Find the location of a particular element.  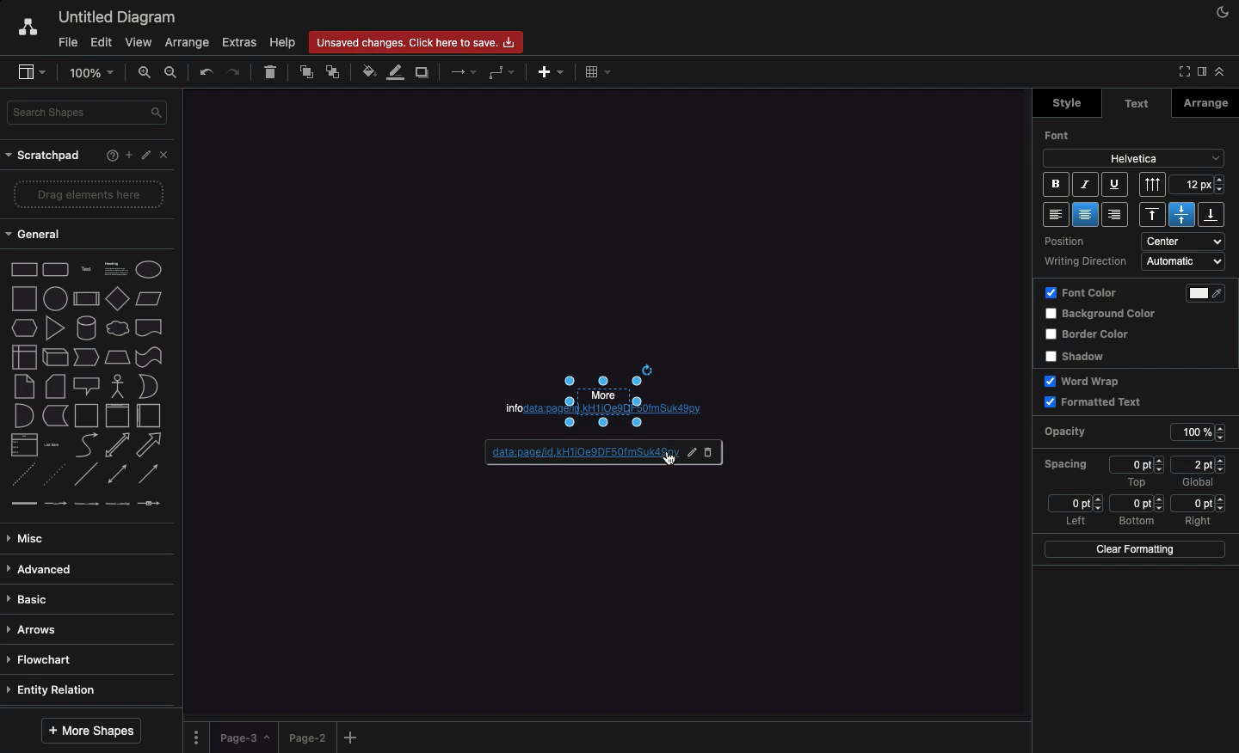

link is located at coordinates (23, 503).